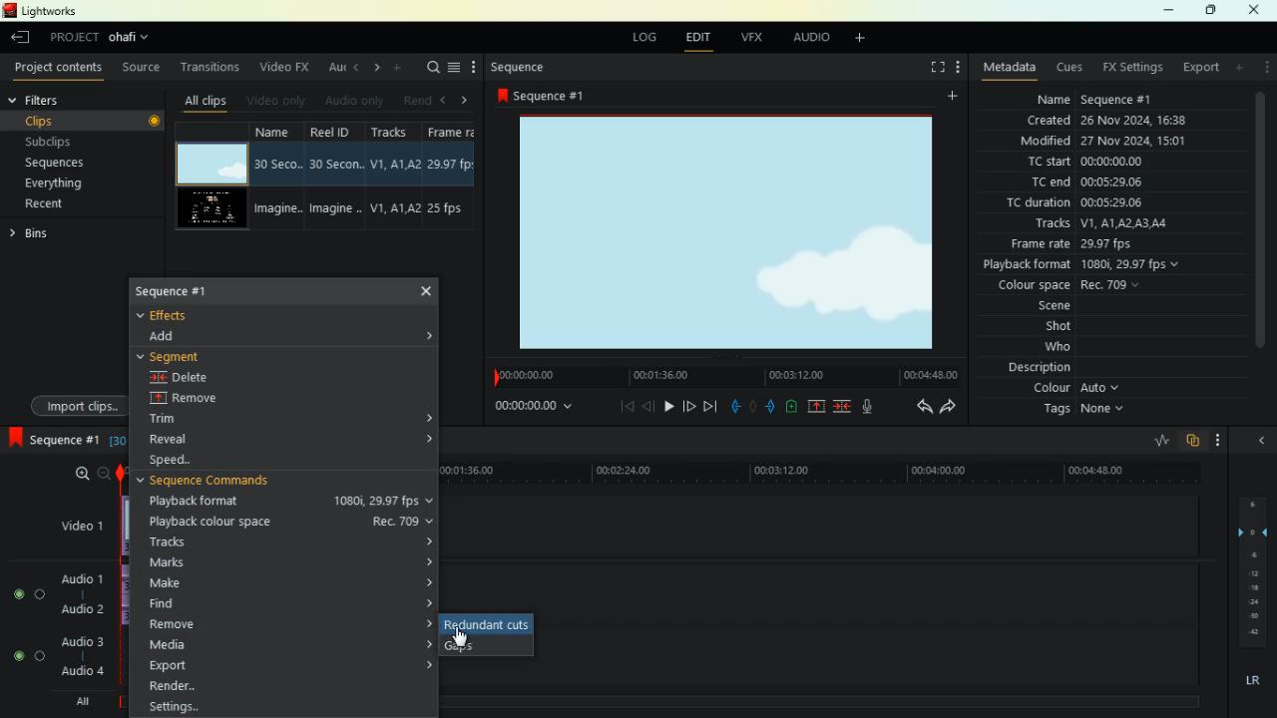 The height and width of the screenshot is (718, 1277). Describe the element at coordinates (931, 68) in the screenshot. I see `fullscreen` at that location.